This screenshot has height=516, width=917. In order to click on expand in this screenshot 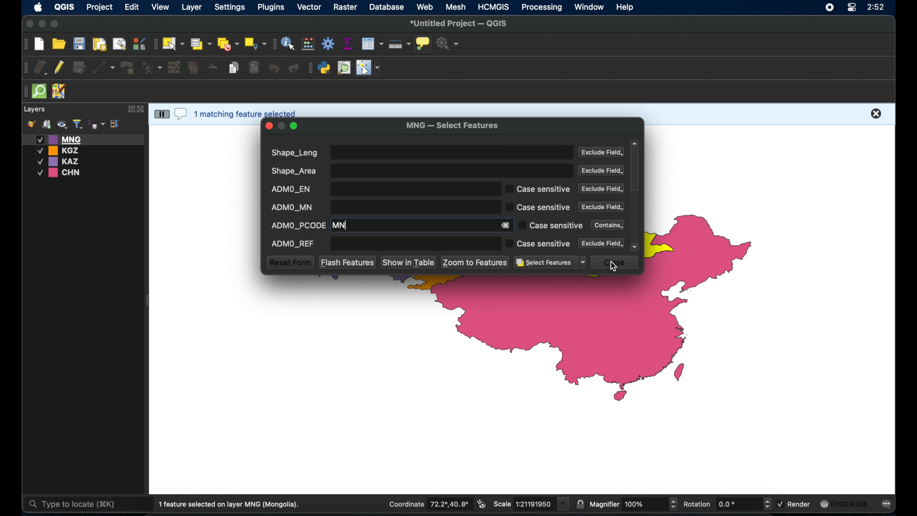, I will do `click(129, 109)`.